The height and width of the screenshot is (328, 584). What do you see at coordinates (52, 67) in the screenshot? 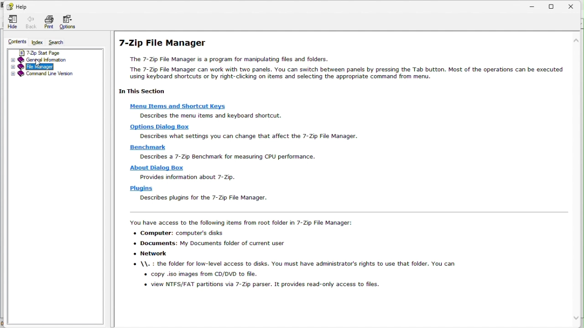
I see `File manager` at bounding box center [52, 67].